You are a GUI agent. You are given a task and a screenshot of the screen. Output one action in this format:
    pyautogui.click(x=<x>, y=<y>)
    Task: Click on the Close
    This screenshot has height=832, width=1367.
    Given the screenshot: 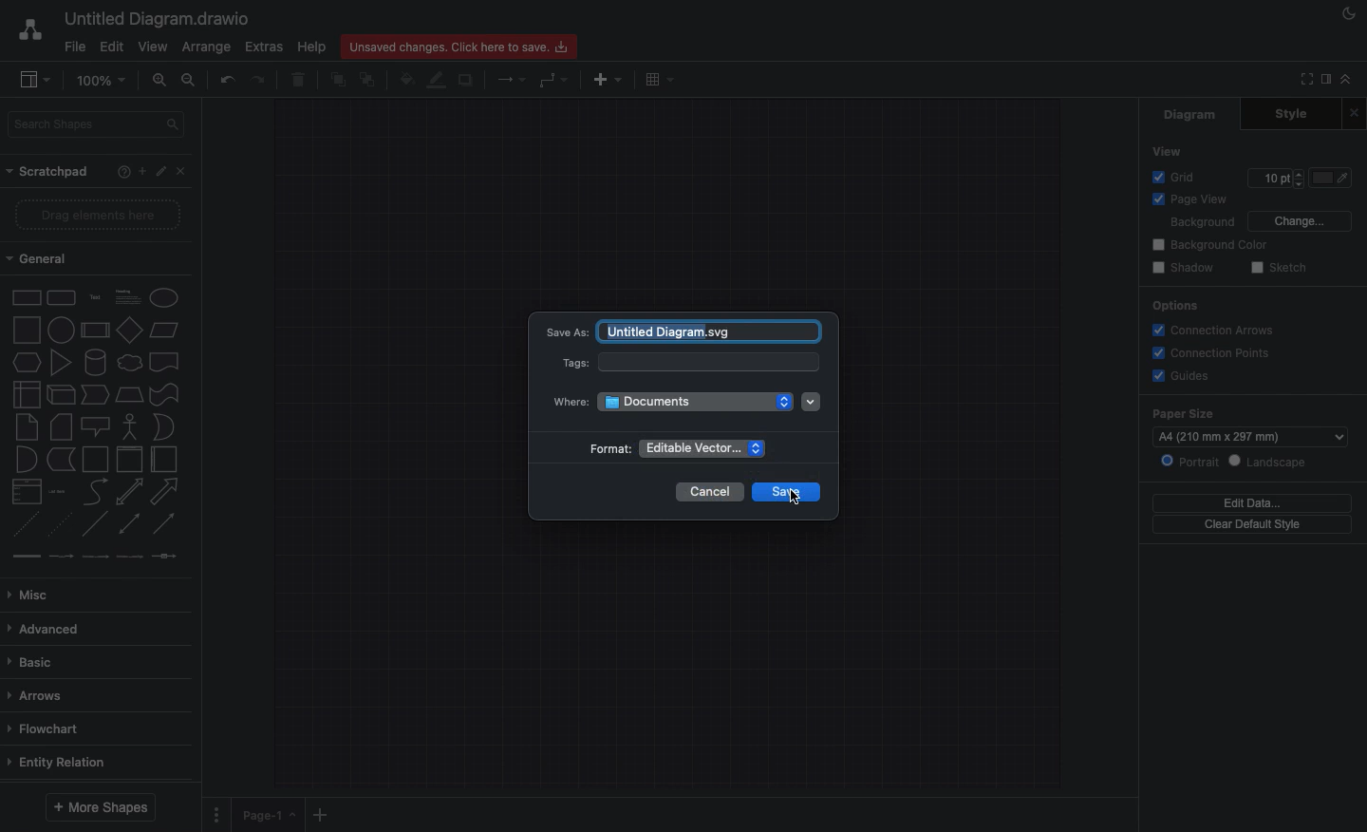 What is the action you would take?
    pyautogui.click(x=182, y=171)
    